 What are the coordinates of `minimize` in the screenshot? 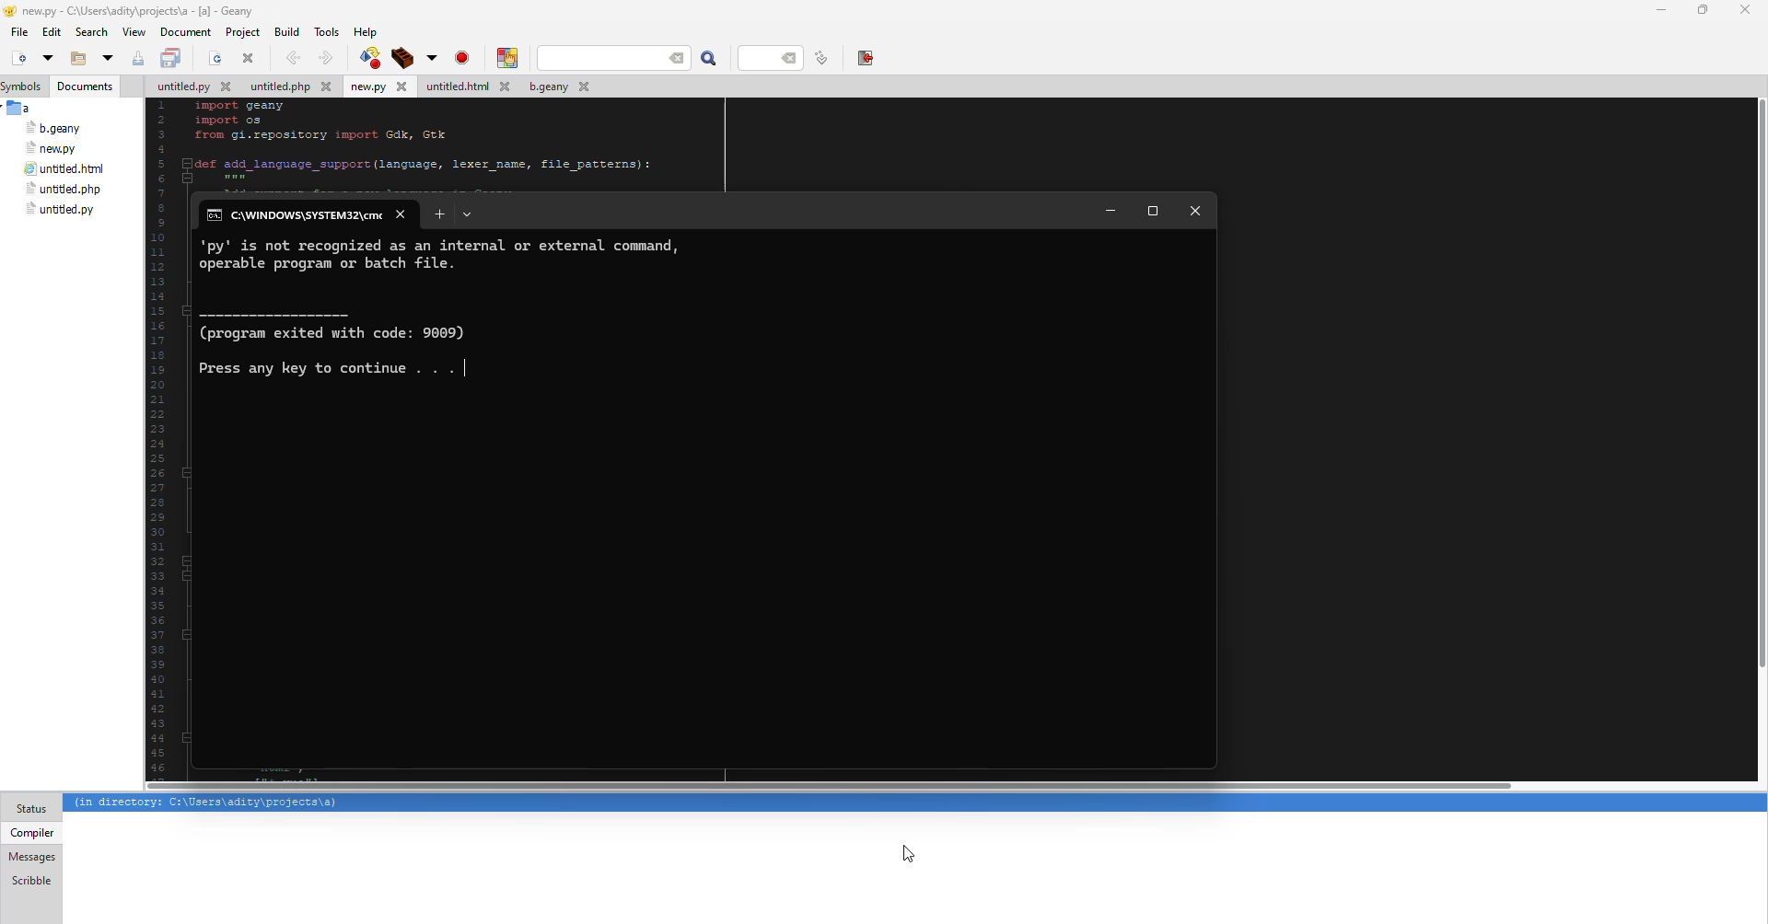 It's located at (1111, 211).